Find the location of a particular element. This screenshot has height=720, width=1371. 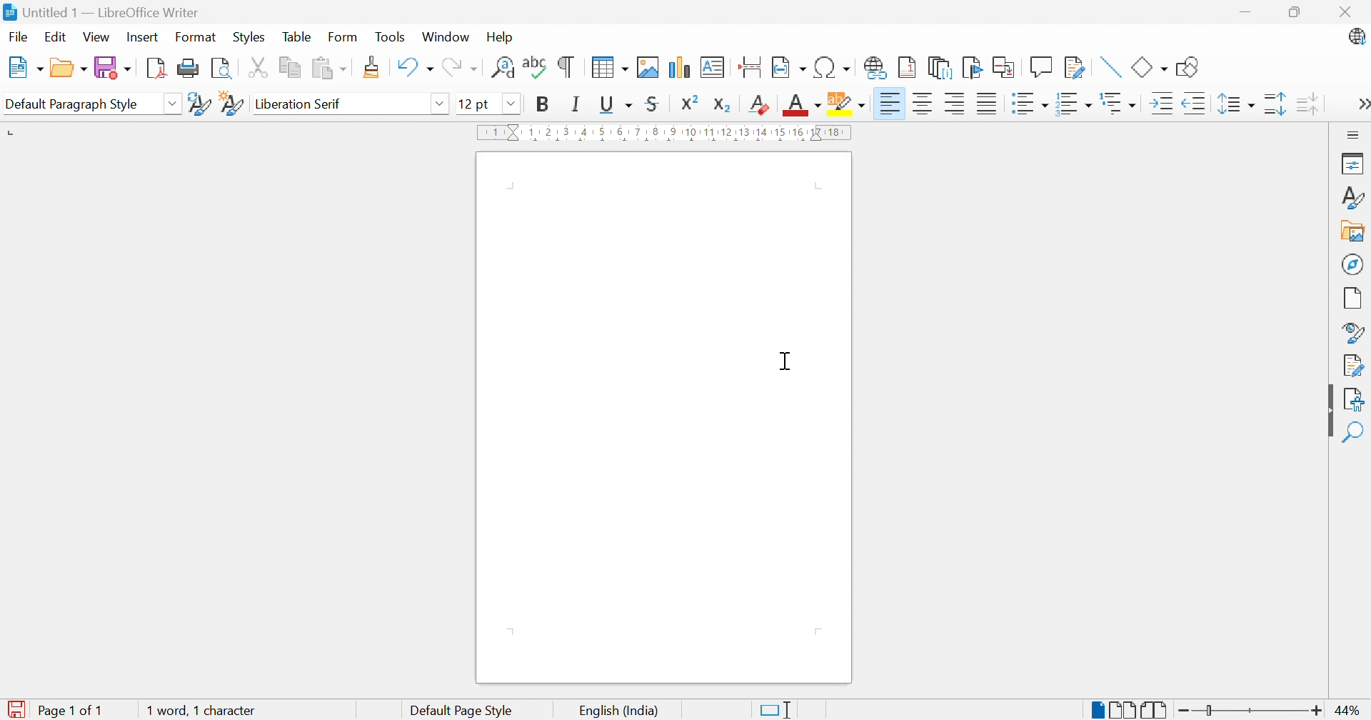

Undo is located at coordinates (415, 69).